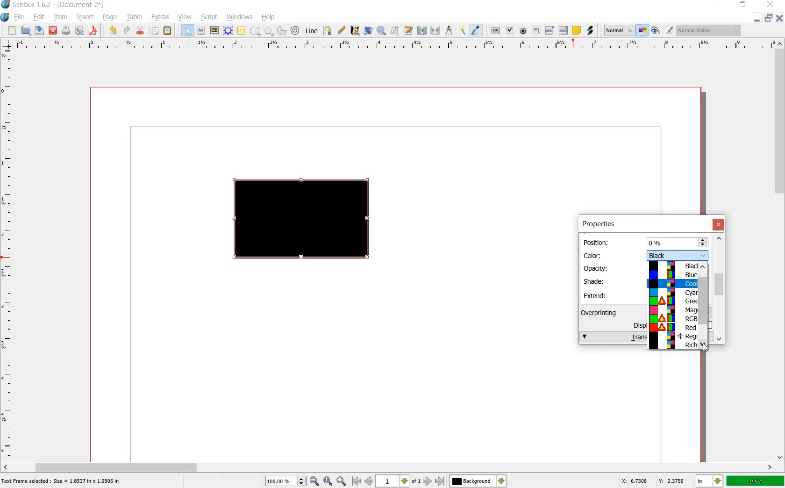  What do you see at coordinates (86, 18) in the screenshot?
I see `insert` at bounding box center [86, 18].